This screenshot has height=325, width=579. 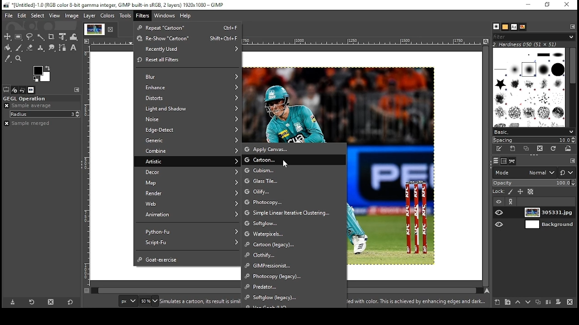 I want to click on clone formatting tool, so click(x=41, y=48).